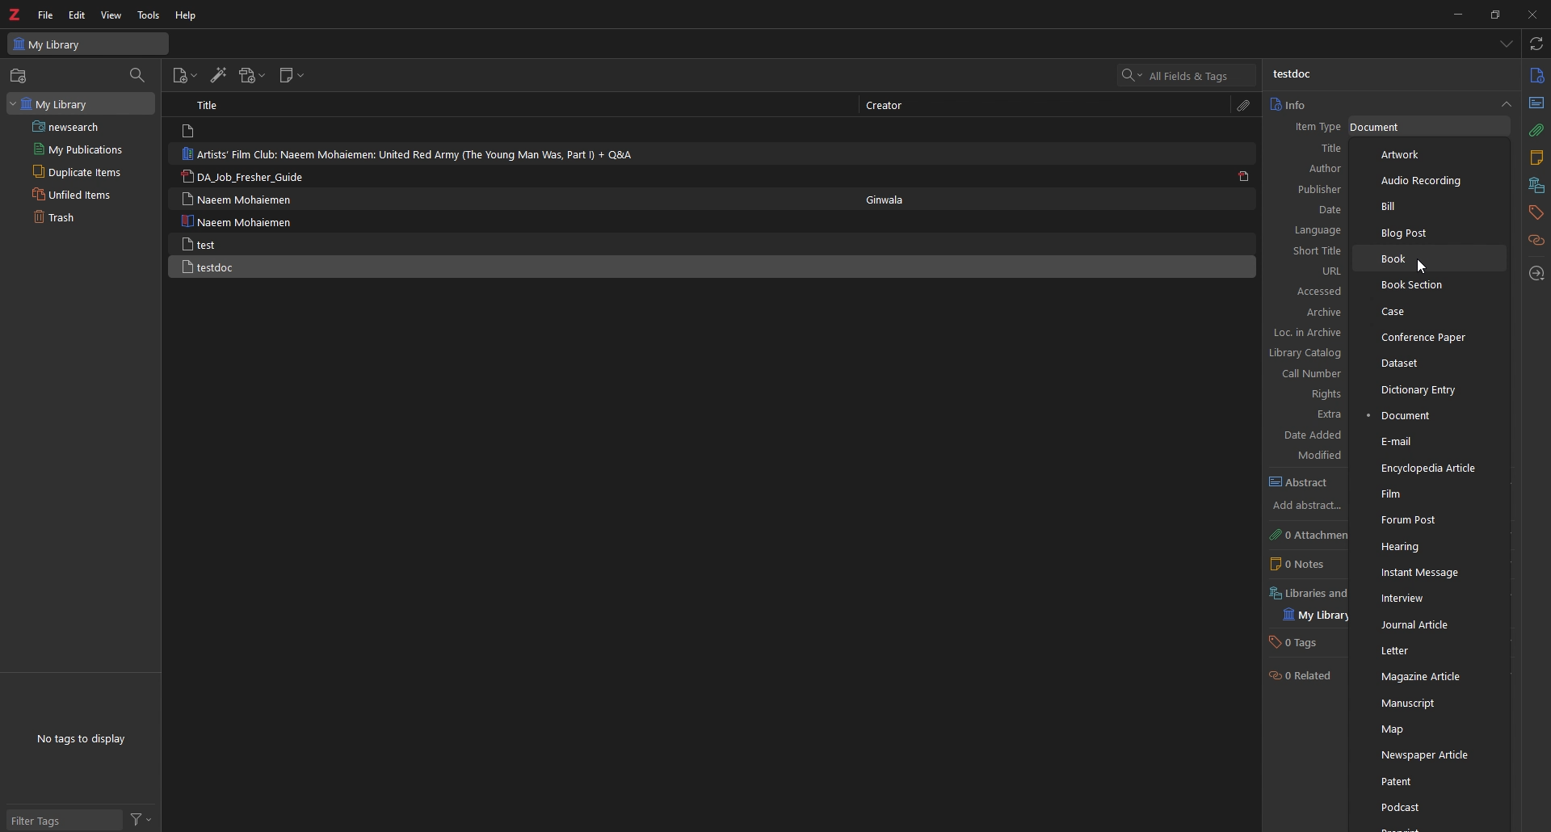 The height and width of the screenshot is (832, 1551). I want to click on Extra, so click(1309, 414).